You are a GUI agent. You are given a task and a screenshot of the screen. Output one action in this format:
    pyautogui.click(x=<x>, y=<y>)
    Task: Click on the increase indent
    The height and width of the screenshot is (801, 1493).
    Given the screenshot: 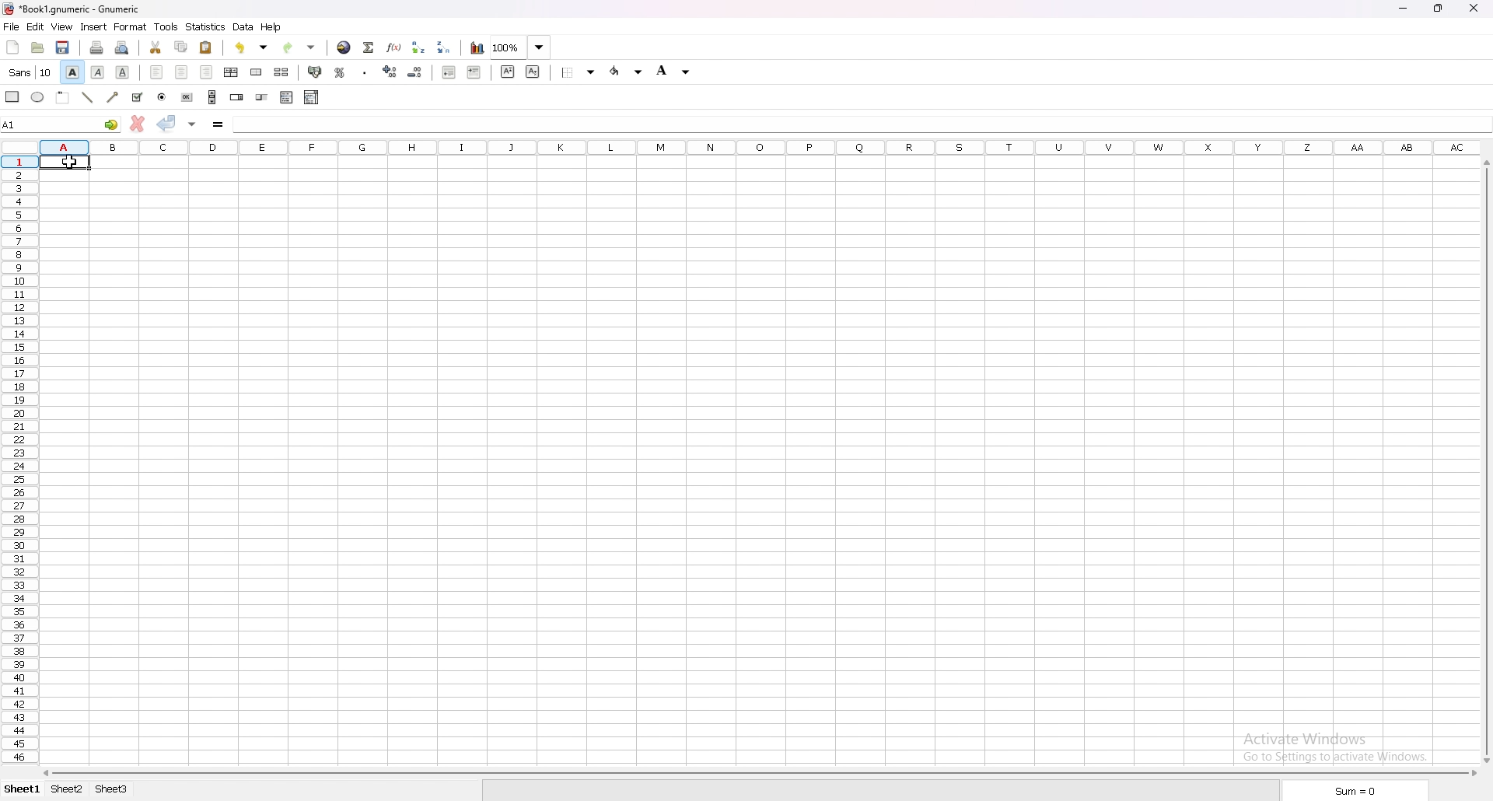 What is the action you would take?
    pyautogui.click(x=474, y=72)
    